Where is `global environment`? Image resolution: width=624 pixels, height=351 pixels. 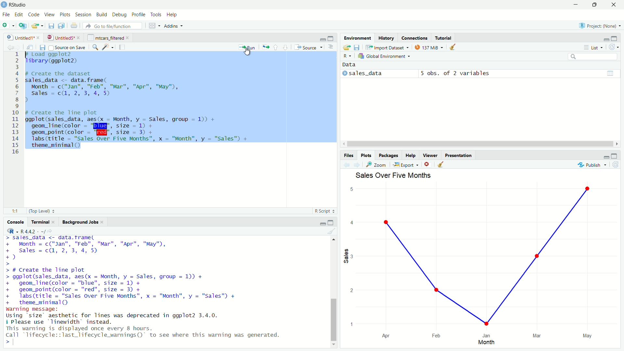 global environment is located at coordinates (383, 57).